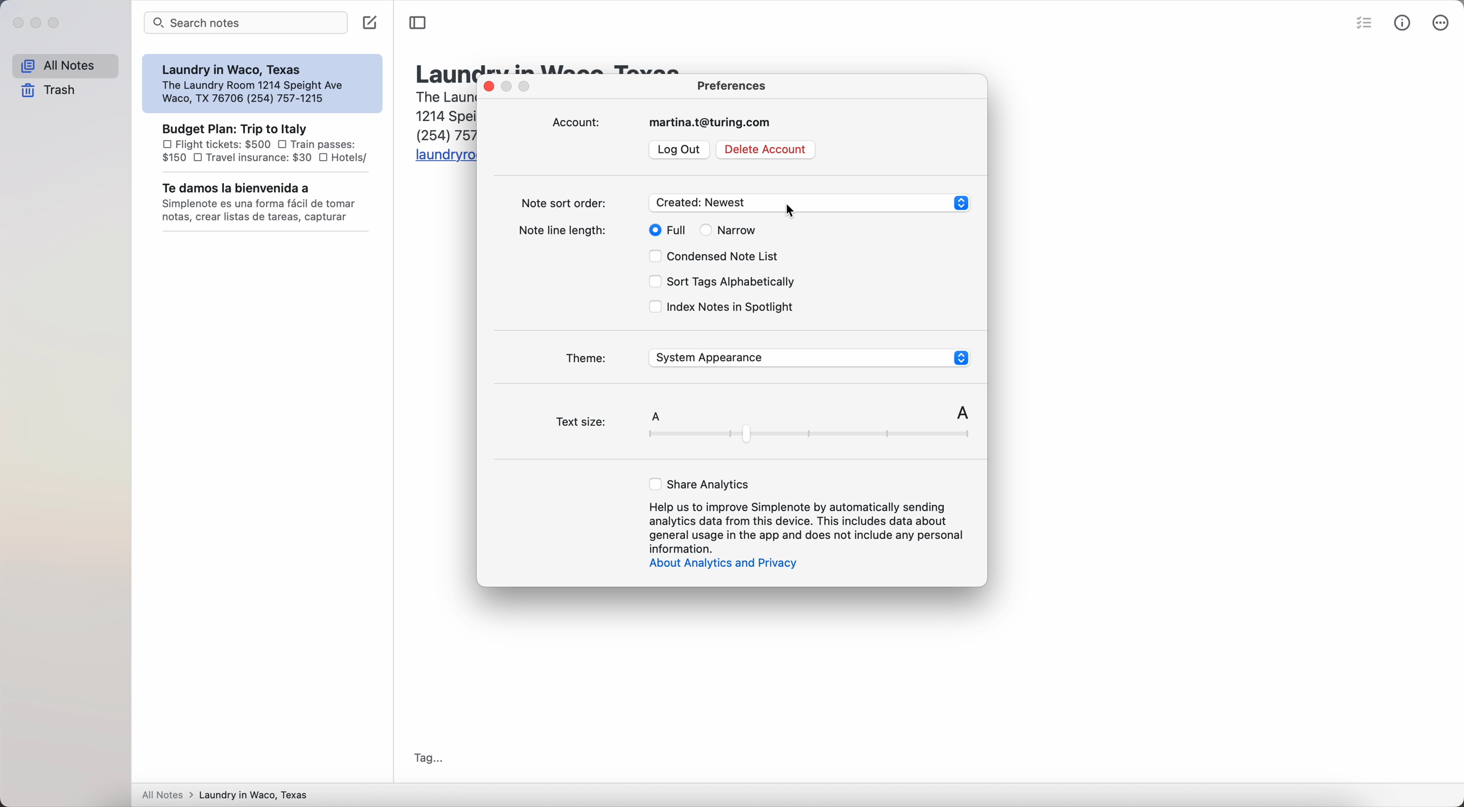 Image resolution: width=1464 pixels, height=807 pixels. What do you see at coordinates (430, 757) in the screenshot?
I see `tag` at bounding box center [430, 757].